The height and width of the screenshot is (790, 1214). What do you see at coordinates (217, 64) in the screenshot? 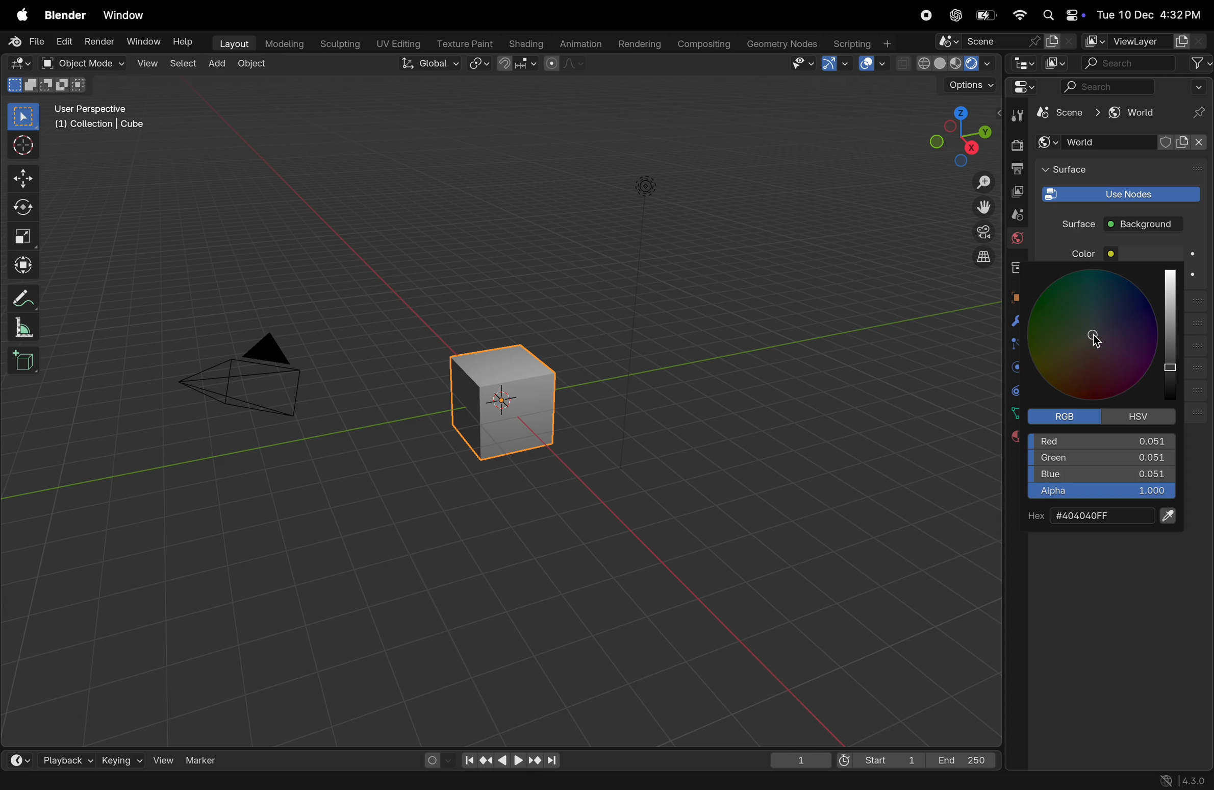
I see `` at bounding box center [217, 64].